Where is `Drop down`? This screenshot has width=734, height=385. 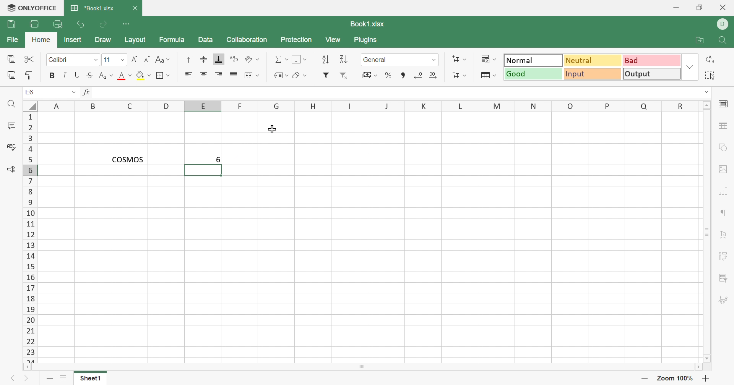 Drop down is located at coordinates (435, 60).